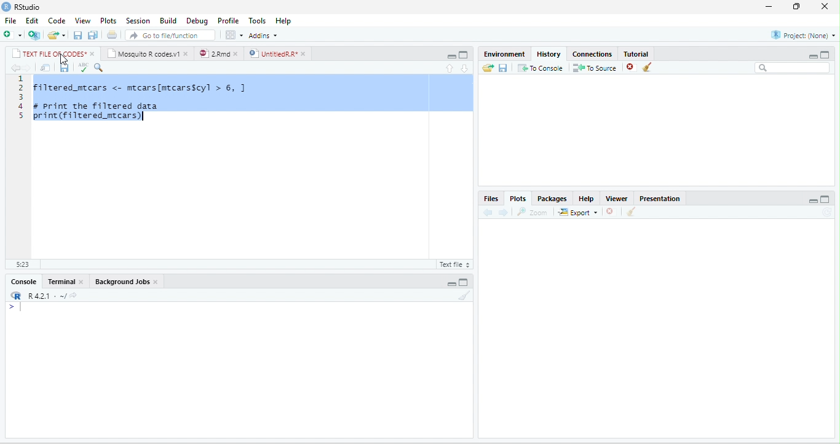 Image resolution: width=840 pixels, height=444 pixels. I want to click on close file, so click(632, 68).